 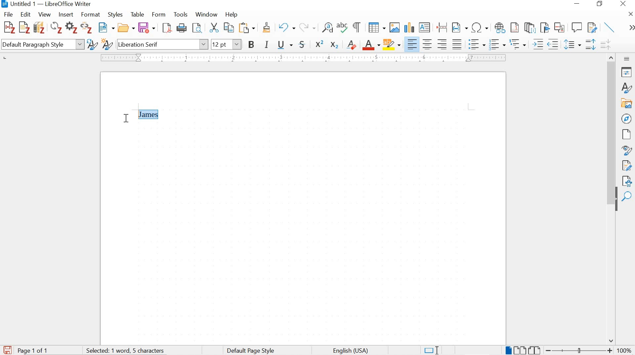 What do you see at coordinates (427, 44) in the screenshot?
I see `align center` at bounding box center [427, 44].